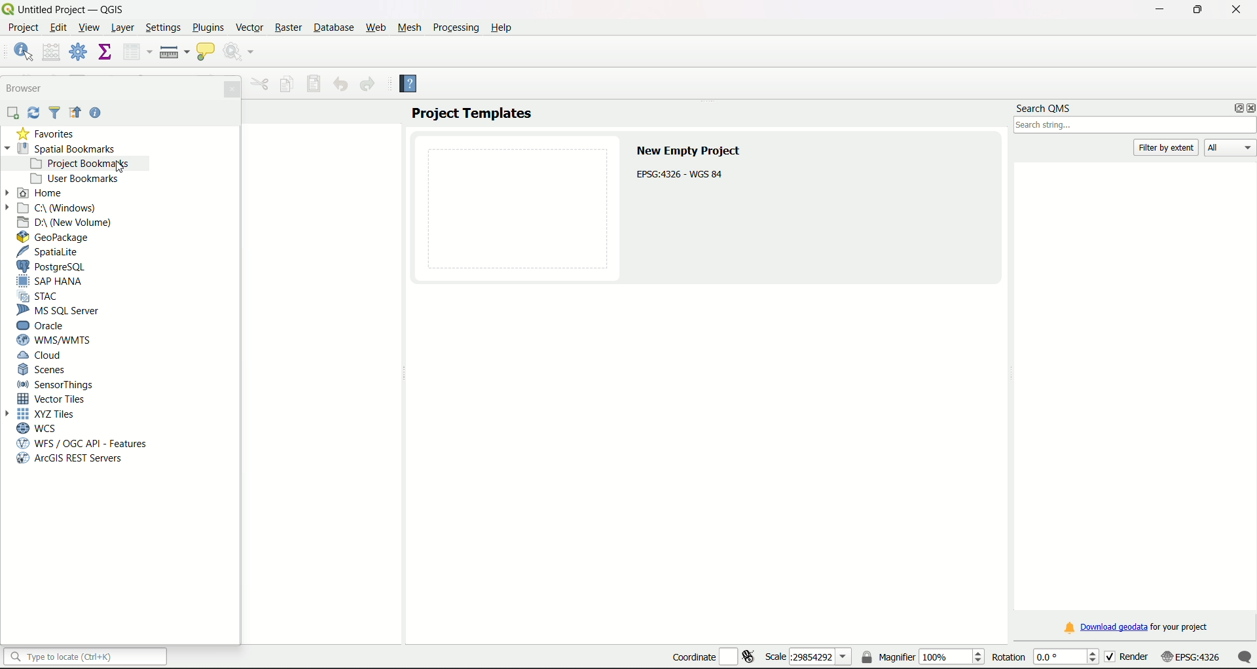  I want to click on User bookmarks, so click(74, 179).